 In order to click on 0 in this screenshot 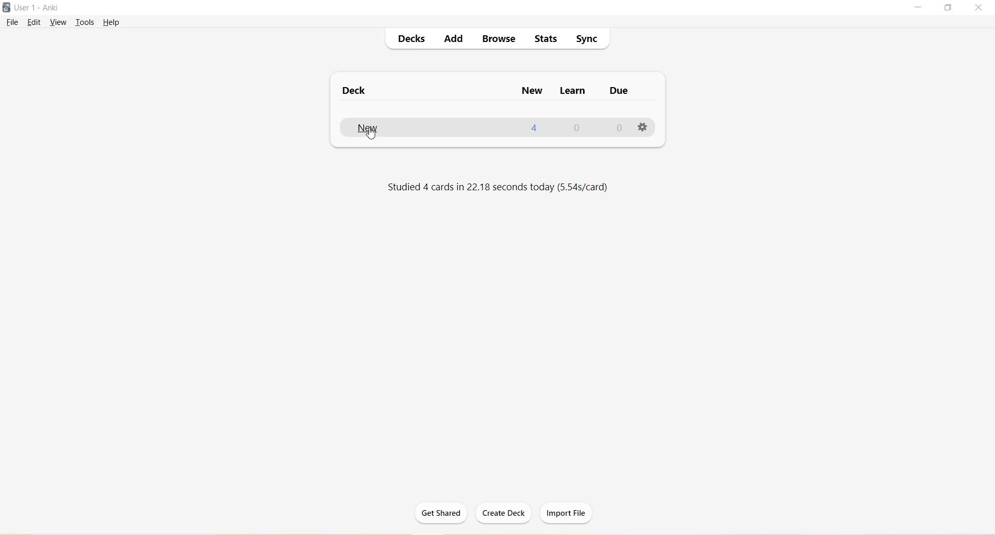, I will do `click(616, 128)`.